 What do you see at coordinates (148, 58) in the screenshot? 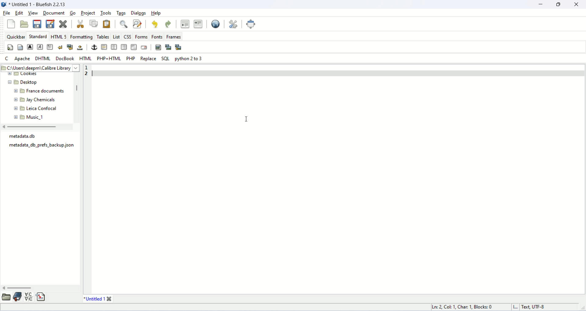
I see `replace` at bounding box center [148, 58].